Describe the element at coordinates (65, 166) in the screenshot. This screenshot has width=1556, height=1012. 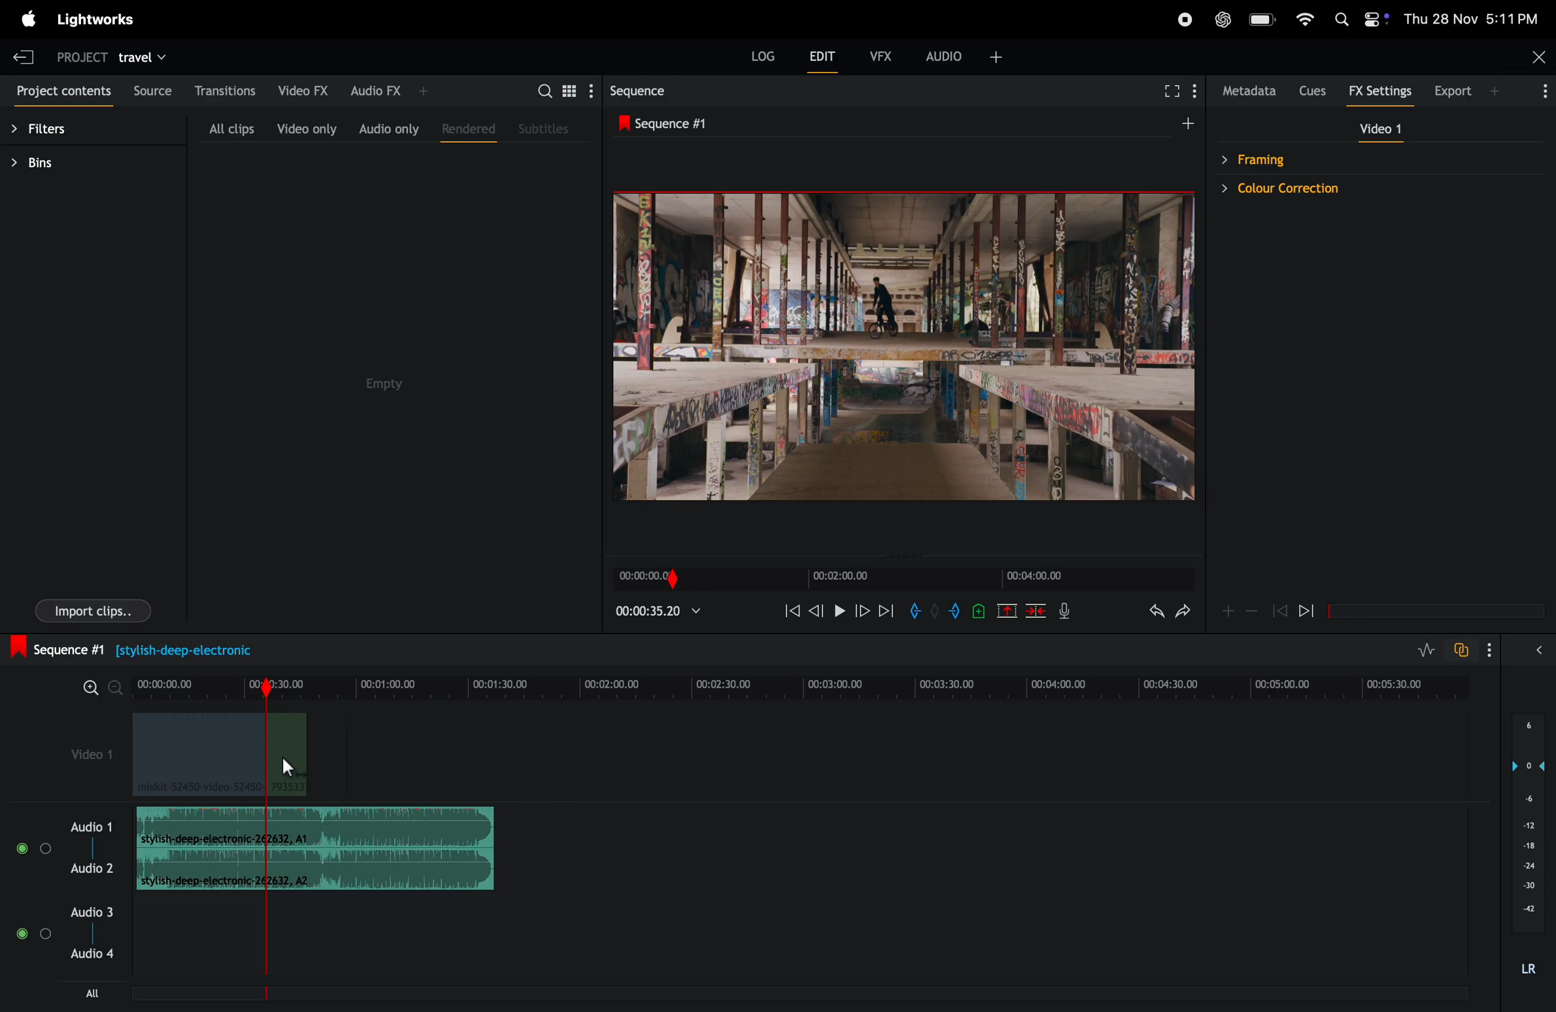
I see `bins` at that location.